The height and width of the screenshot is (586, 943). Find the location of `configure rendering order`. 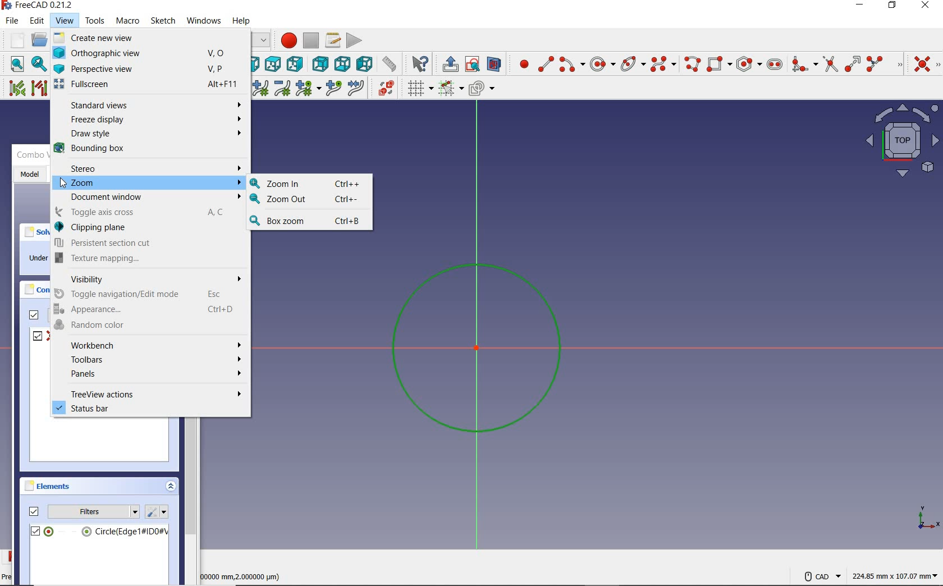

configure rendering order is located at coordinates (482, 88).